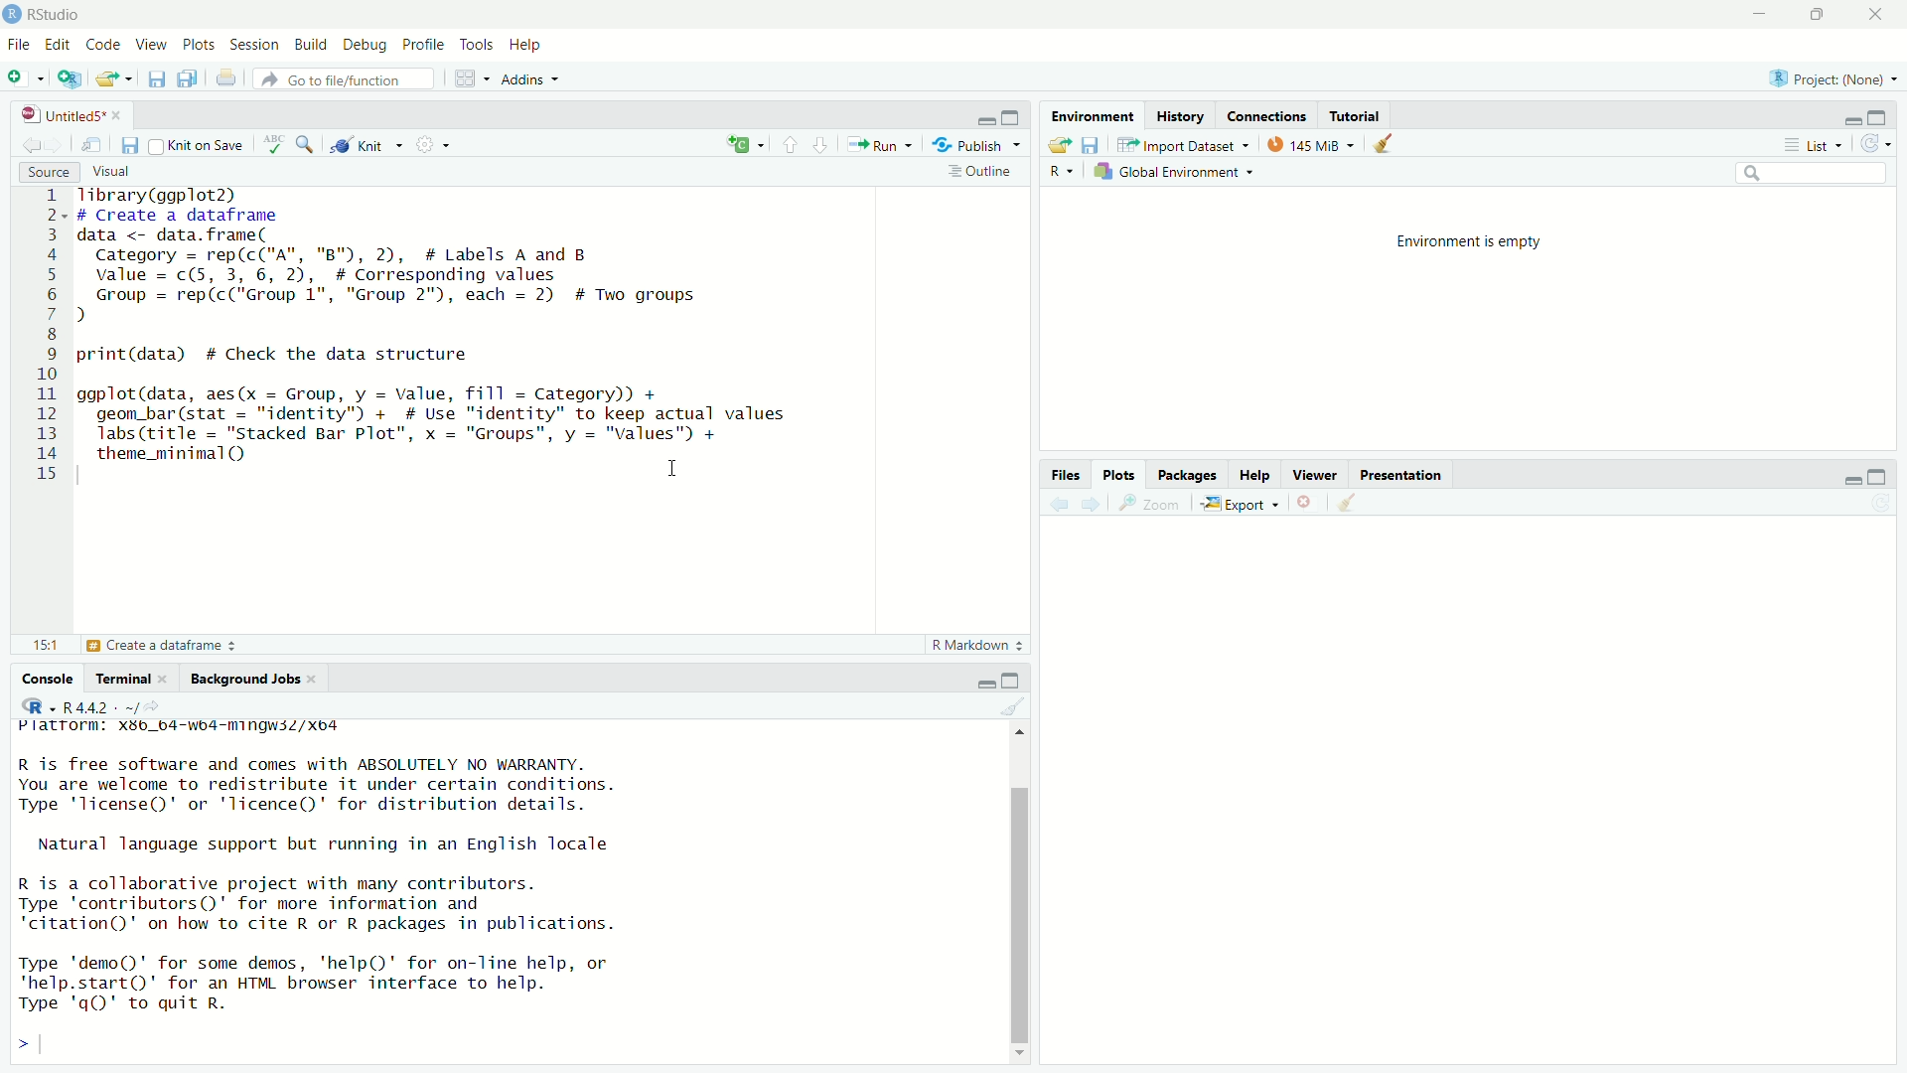 This screenshot has height=1073, width=1907. What do you see at coordinates (1271, 114) in the screenshot?
I see `Connections` at bounding box center [1271, 114].